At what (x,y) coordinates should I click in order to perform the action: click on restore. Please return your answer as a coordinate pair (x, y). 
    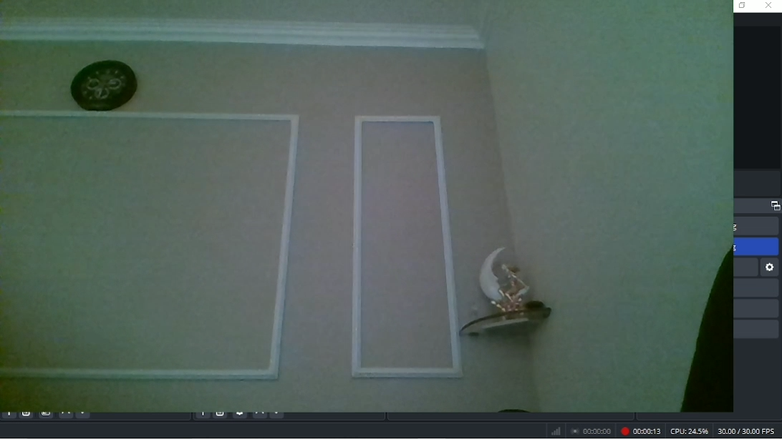
    Looking at the image, I should click on (745, 7).